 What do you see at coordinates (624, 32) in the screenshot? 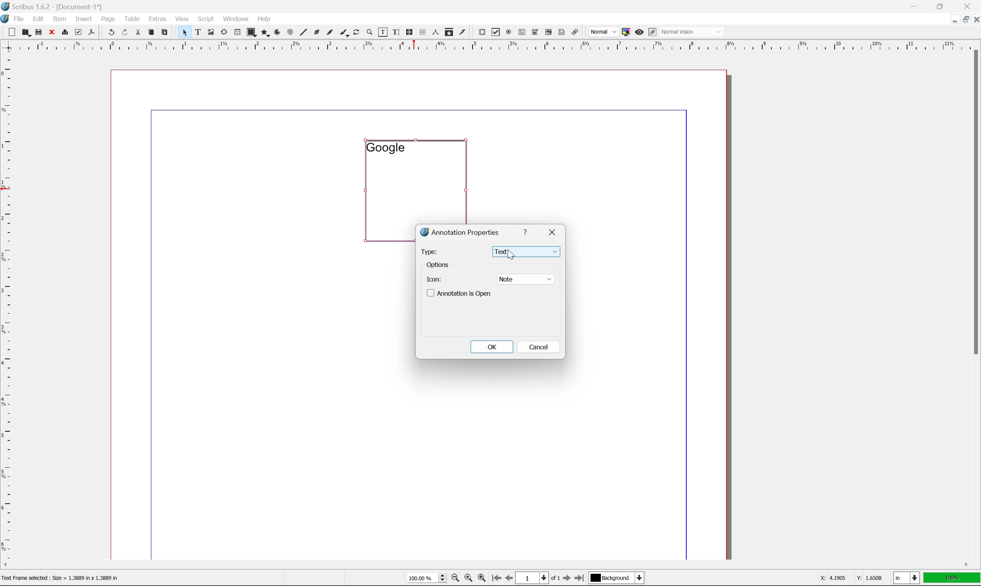
I see `toggle color management system` at bounding box center [624, 32].